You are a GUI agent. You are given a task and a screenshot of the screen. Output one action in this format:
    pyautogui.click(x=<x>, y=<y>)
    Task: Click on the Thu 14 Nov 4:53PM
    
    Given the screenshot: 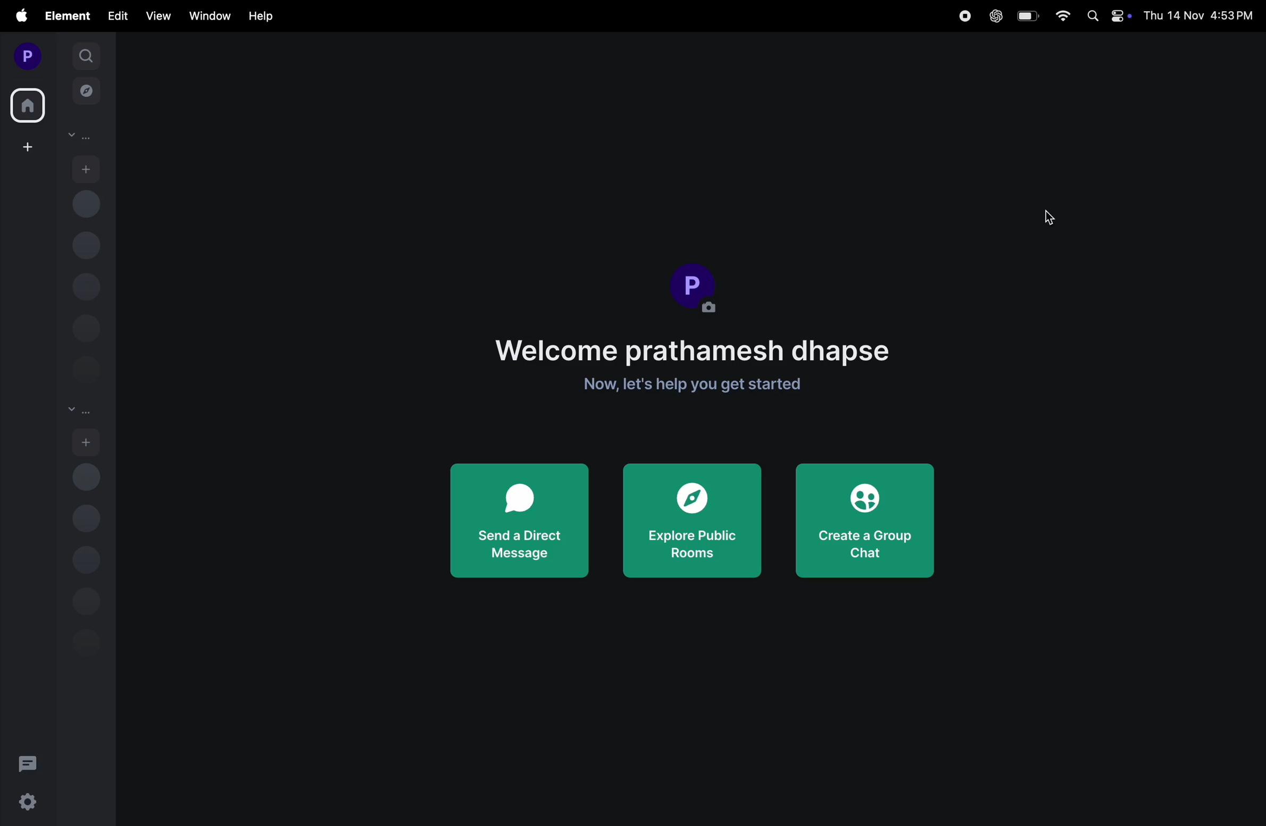 What is the action you would take?
    pyautogui.click(x=1197, y=14)
    